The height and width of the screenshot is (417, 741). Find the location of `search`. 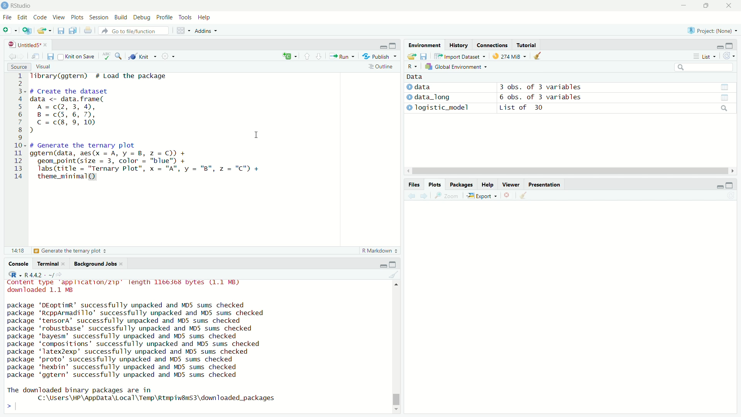

search is located at coordinates (703, 68).